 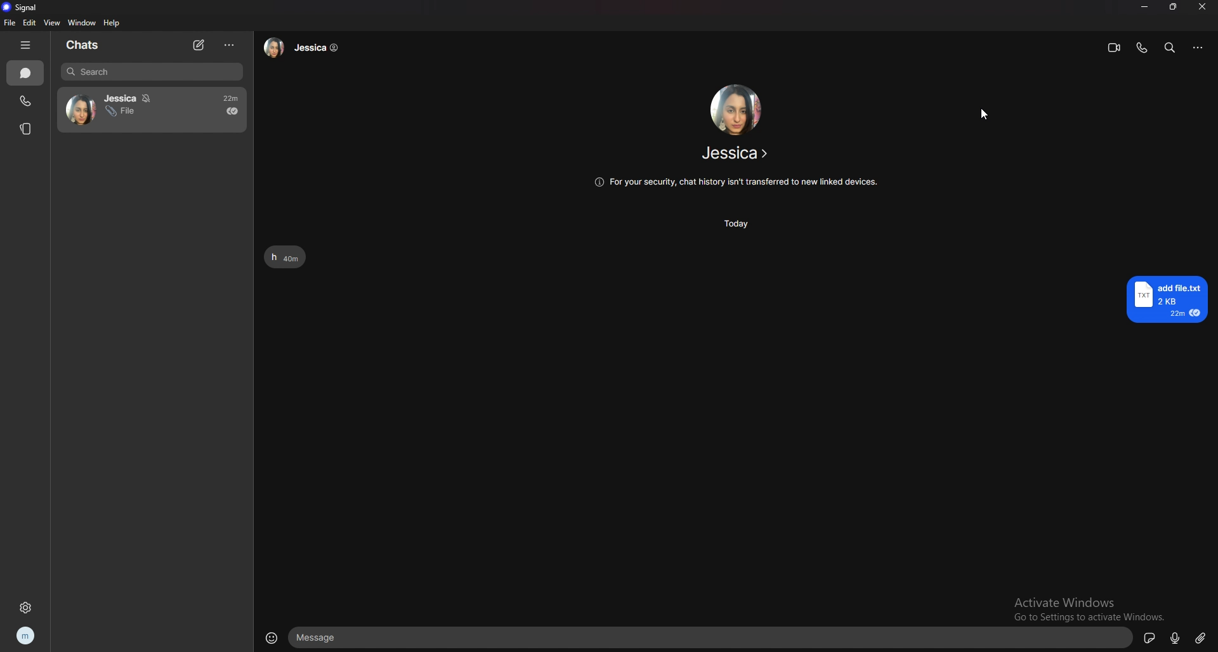 What do you see at coordinates (27, 46) in the screenshot?
I see `hide tab` at bounding box center [27, 46].